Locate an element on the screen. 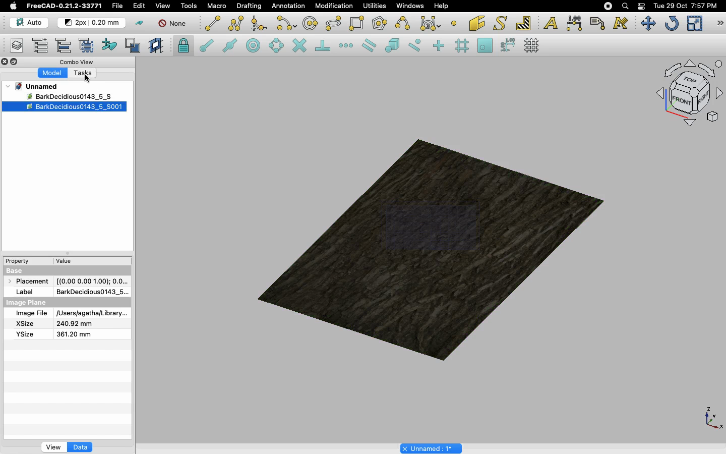 Image resolution: width=726 pixels, height=454 pixels. Refresh is located at coordinates (672, 24).